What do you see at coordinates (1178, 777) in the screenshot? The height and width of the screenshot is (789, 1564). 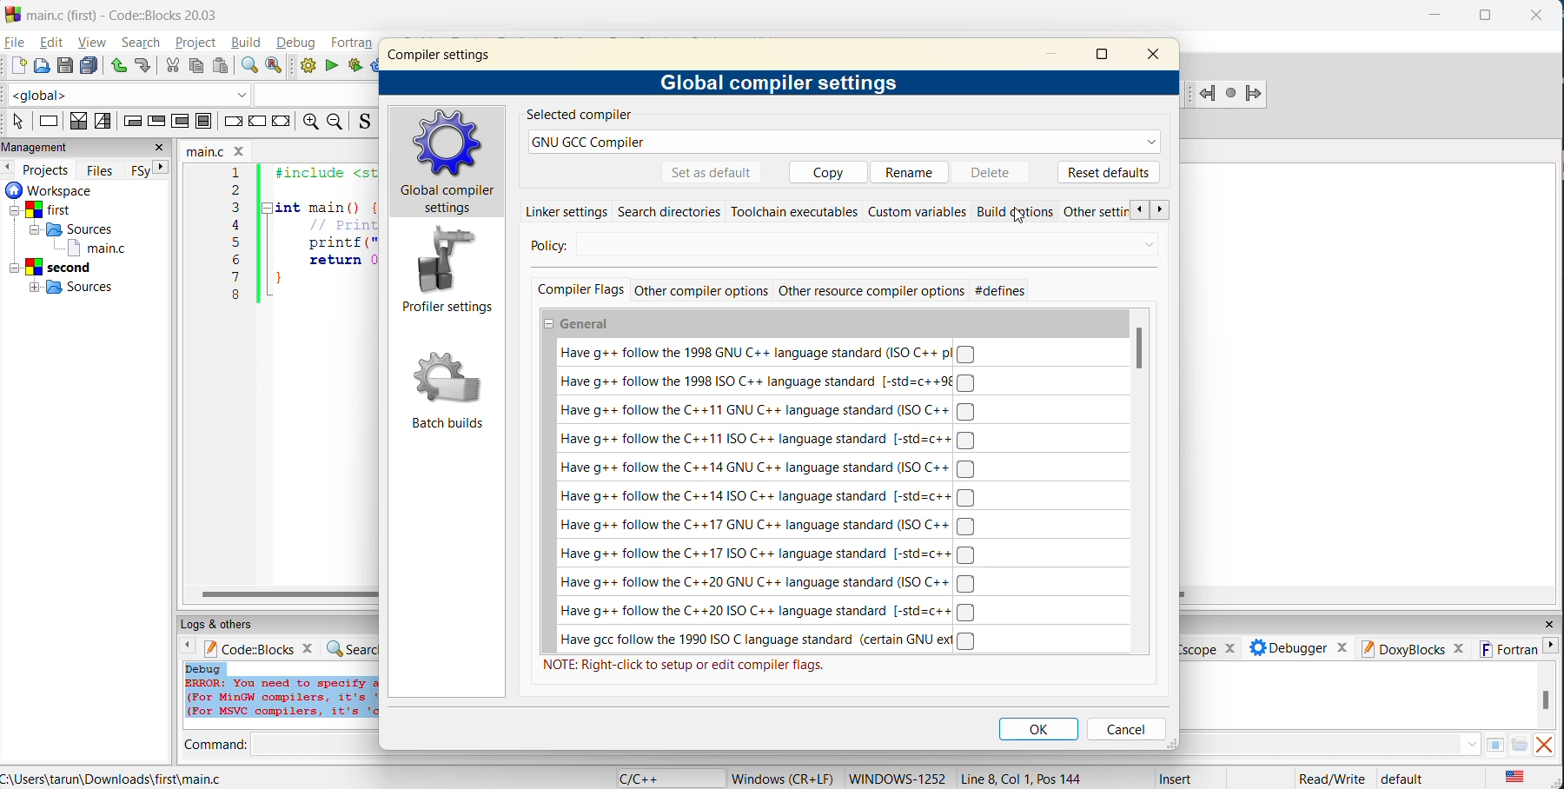 I see `Insert` at bounding box center [1178, 777].